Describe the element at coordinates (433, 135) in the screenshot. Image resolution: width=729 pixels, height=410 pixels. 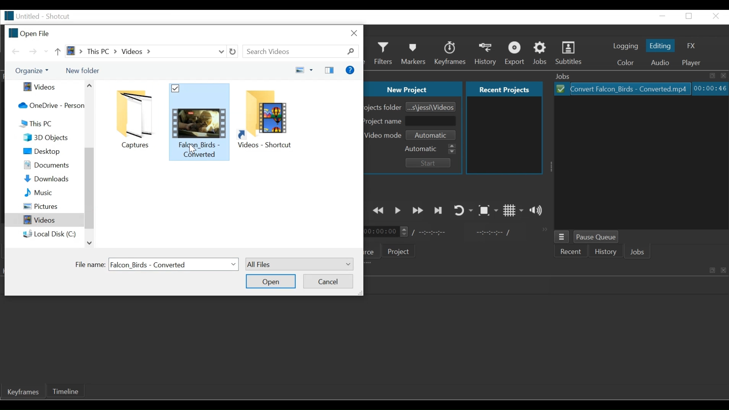
I see `Set Video mode` at that location.